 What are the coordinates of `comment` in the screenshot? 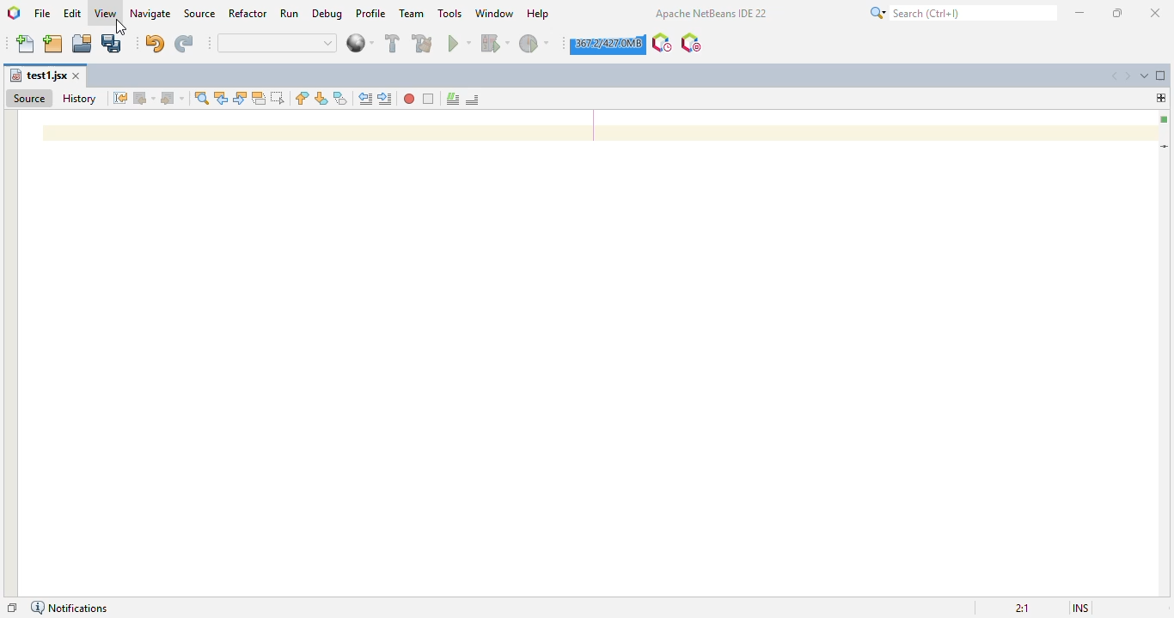 It's located at (453, 99).